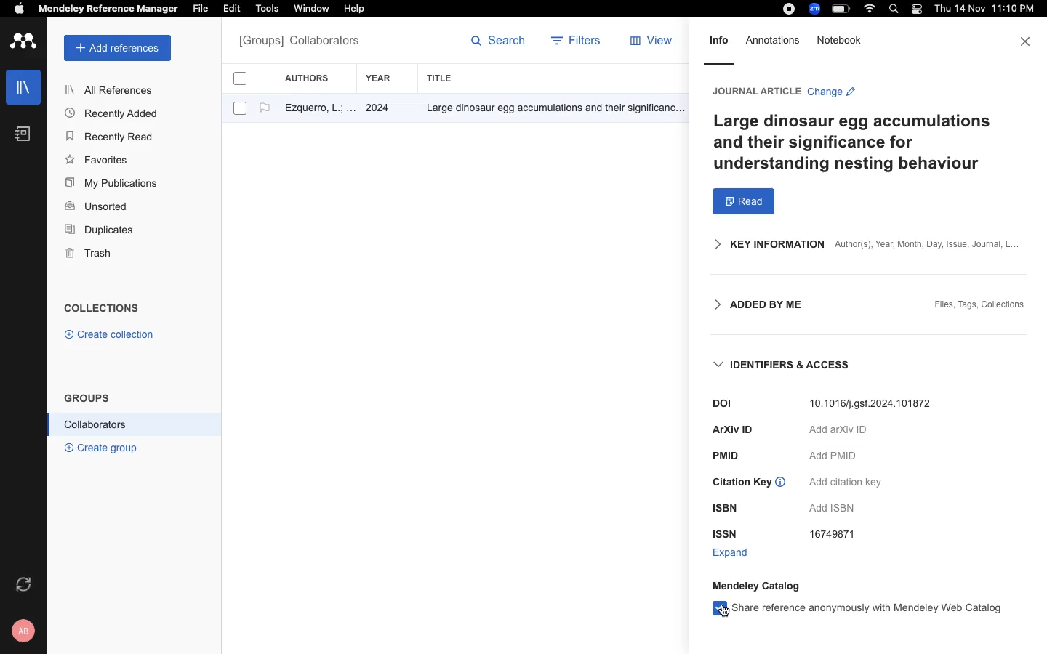 The height and width of the screenshot is (654, 1047). What do you see at coordinates (925, 244) in the screenshot?
I see `author(s), Year, Month, Day, Issue, Journal, L.` at bounding box center [925, 244].